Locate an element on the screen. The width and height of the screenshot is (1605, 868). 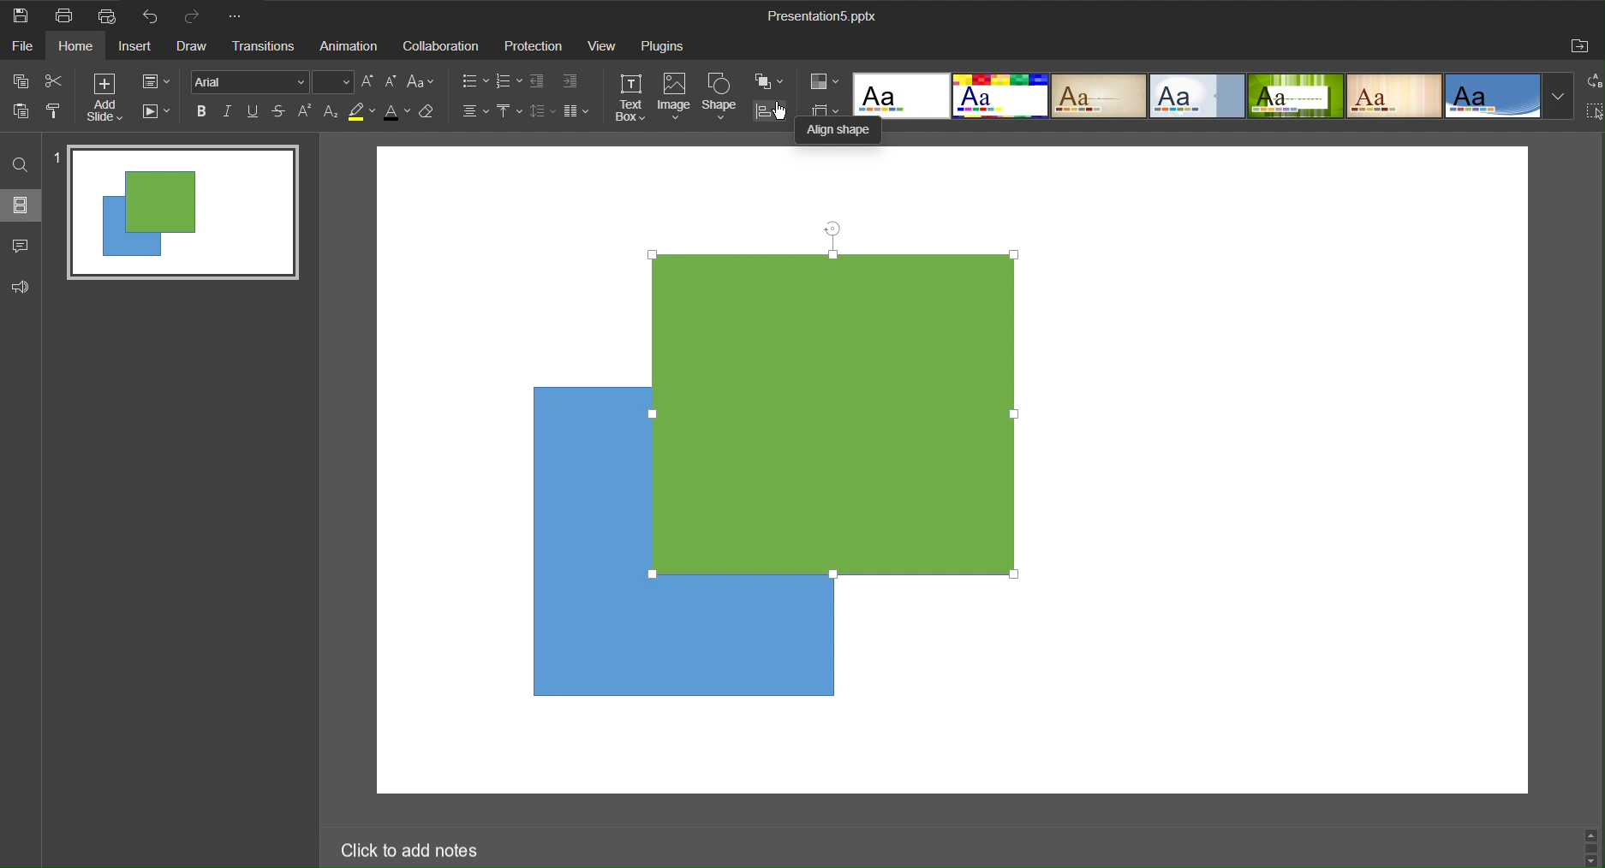
increase indent is located at coordinates (571, 80).